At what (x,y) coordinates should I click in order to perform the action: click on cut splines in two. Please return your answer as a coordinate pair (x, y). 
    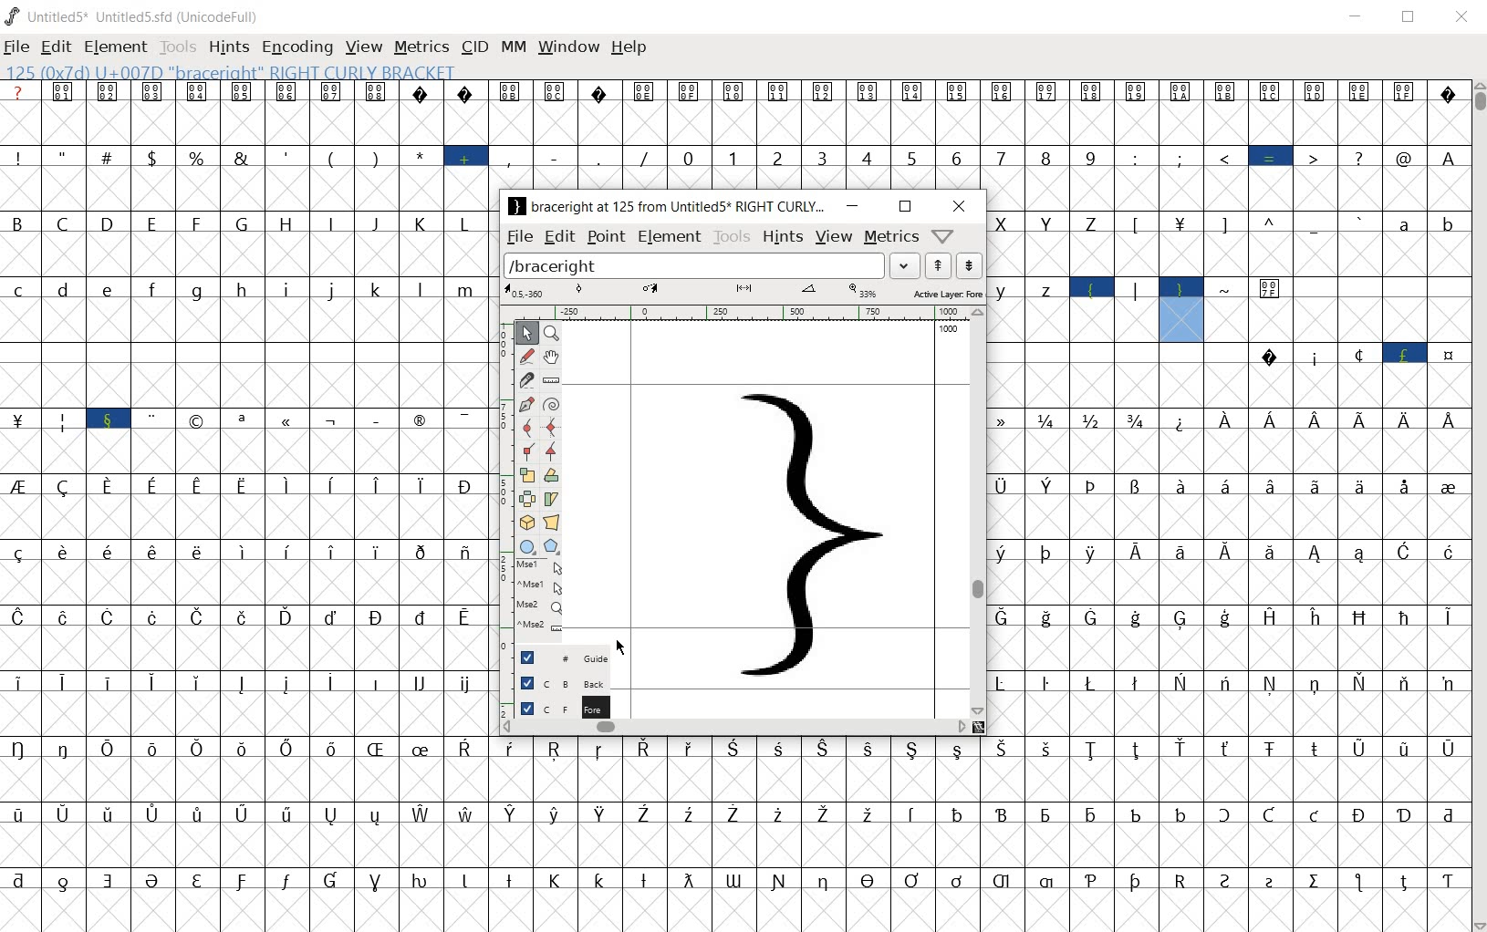
    Looking at the image, I should click on (525, 379).